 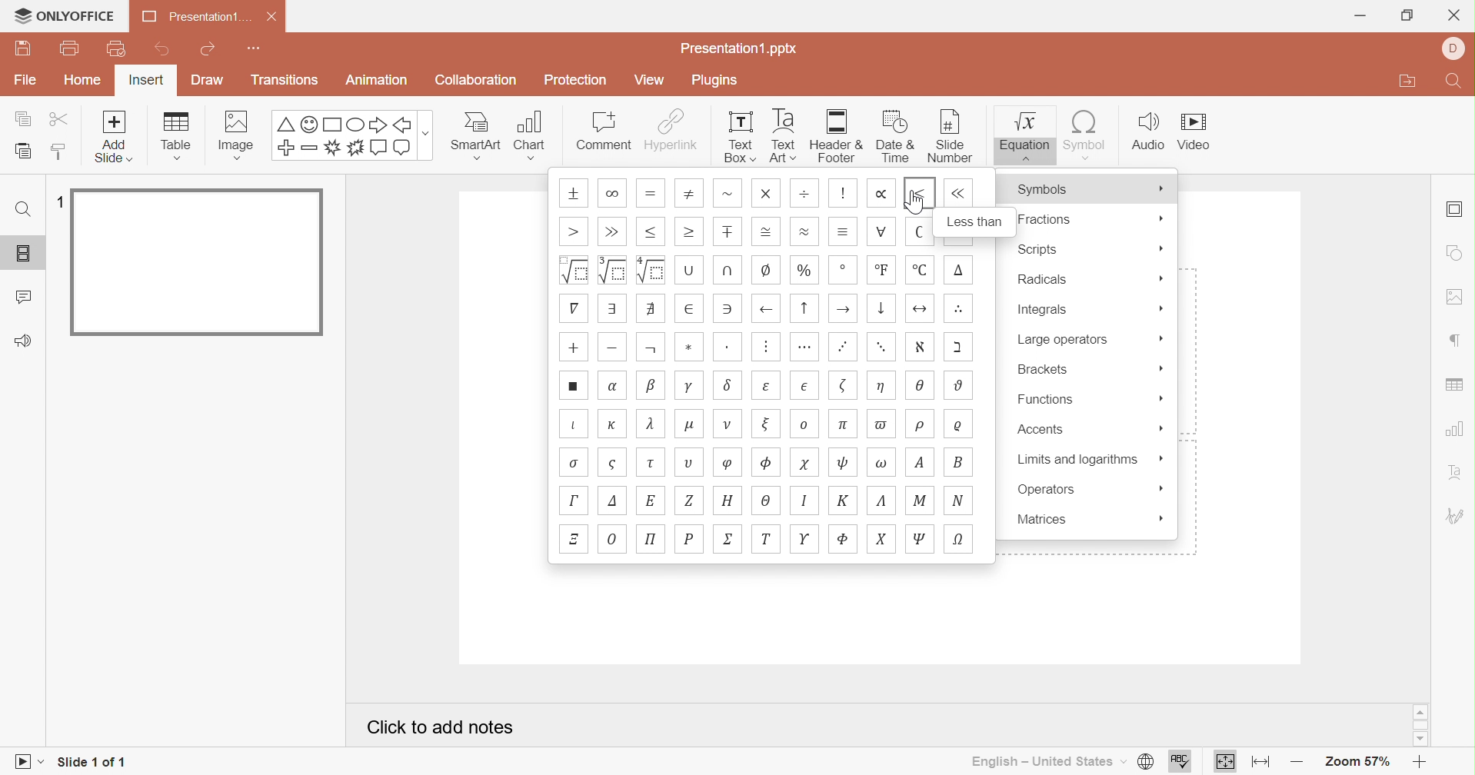 What do you see at coordinates (1198, 130) in the screenshot?
I see `Video` at bounding box center [1198, 130].